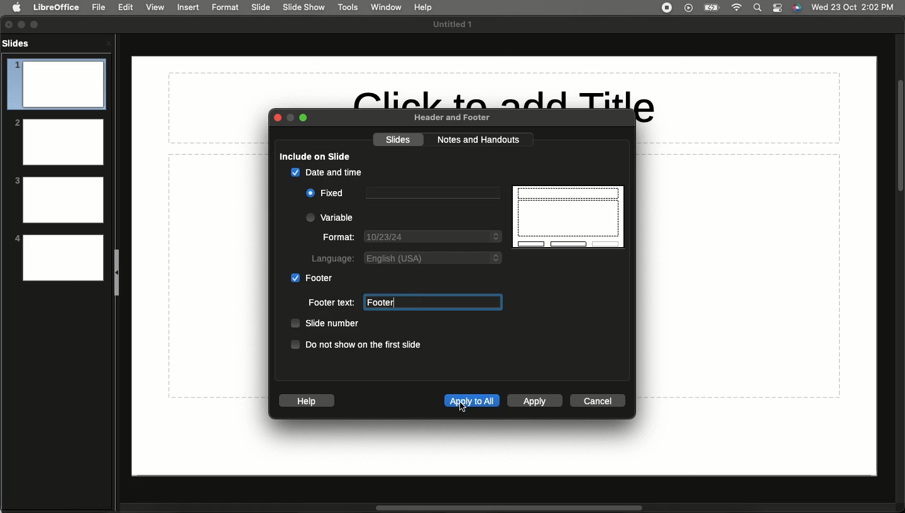  Describe the element at coordinates (432, 301) in the screenshot. I see `Footer` at that location.